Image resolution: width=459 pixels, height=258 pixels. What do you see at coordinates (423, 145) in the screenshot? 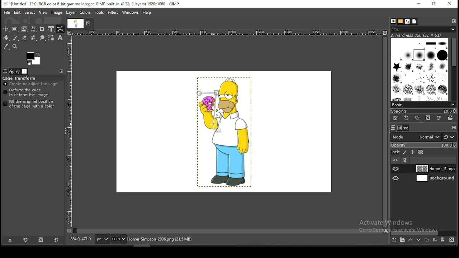
I see `opacity` at bounding box center [423, 145].